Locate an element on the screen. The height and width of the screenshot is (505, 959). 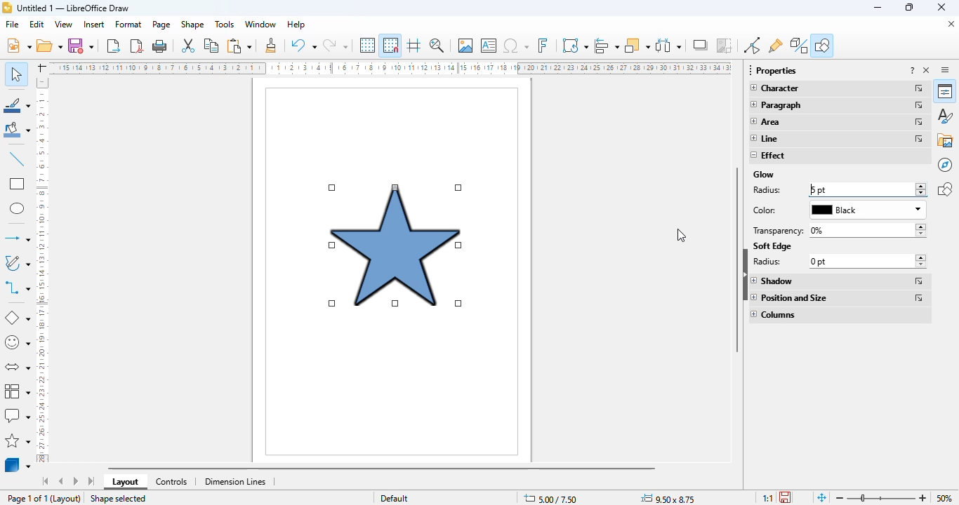
more options is located at coordinates (920, 123).